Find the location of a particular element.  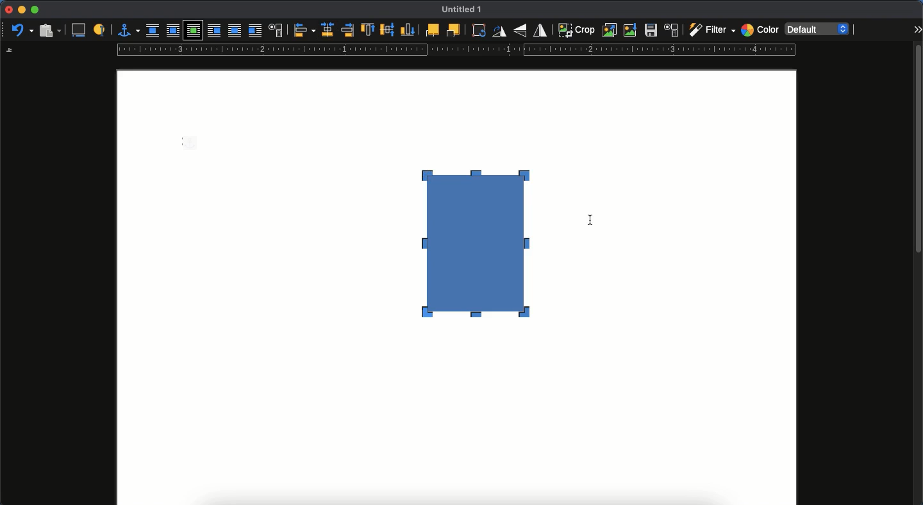

rotate 90 right is located at coordinates (499, 33).